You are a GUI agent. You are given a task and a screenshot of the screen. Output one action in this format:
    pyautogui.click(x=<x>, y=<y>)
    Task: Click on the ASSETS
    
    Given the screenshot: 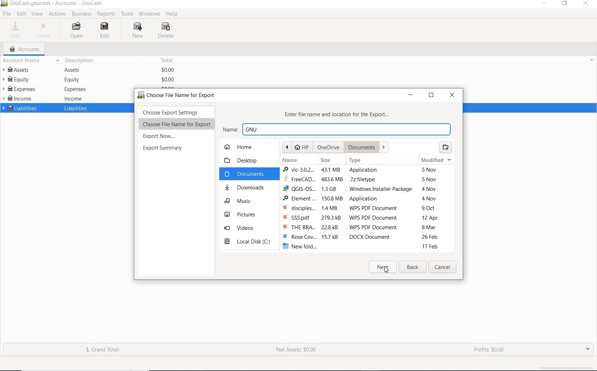 What is the action you would take?
    pyautogui.click(x=18, y=69)
    